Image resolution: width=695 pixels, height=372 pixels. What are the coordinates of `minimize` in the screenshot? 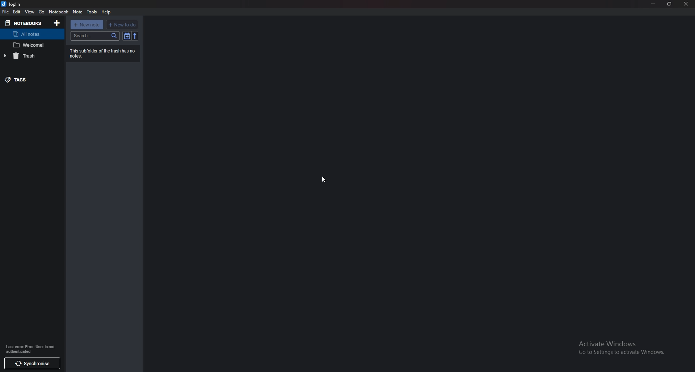 It's located at (654, 4).